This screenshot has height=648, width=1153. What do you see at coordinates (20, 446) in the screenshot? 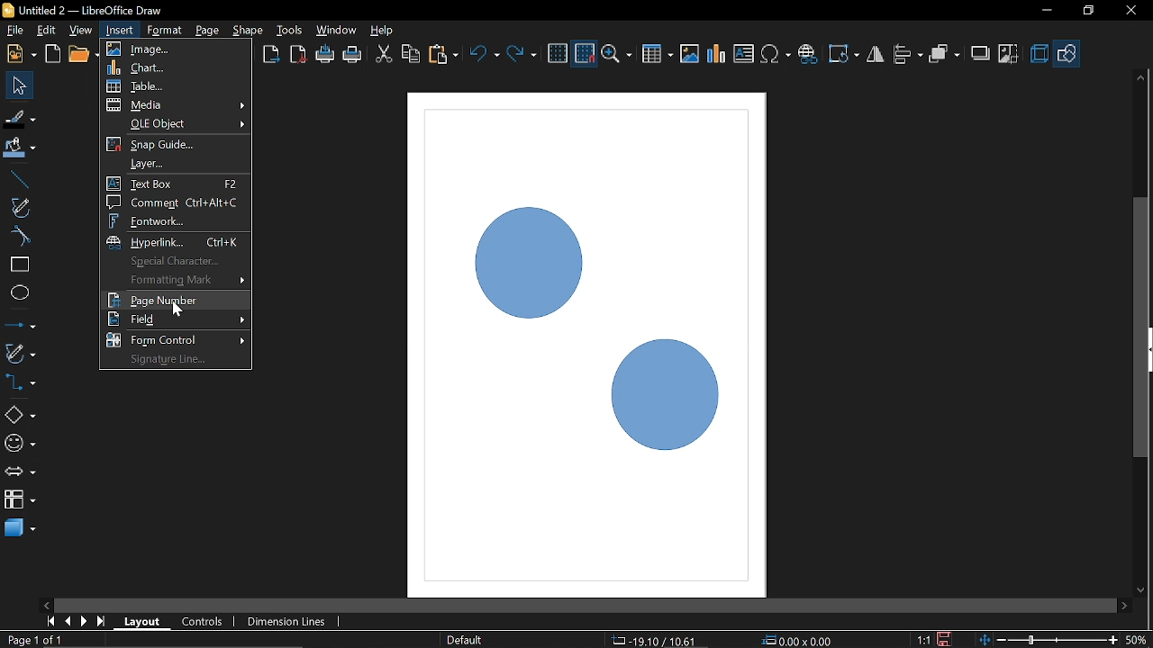
I see `symbol shapes` at bounding box center [20, 446].